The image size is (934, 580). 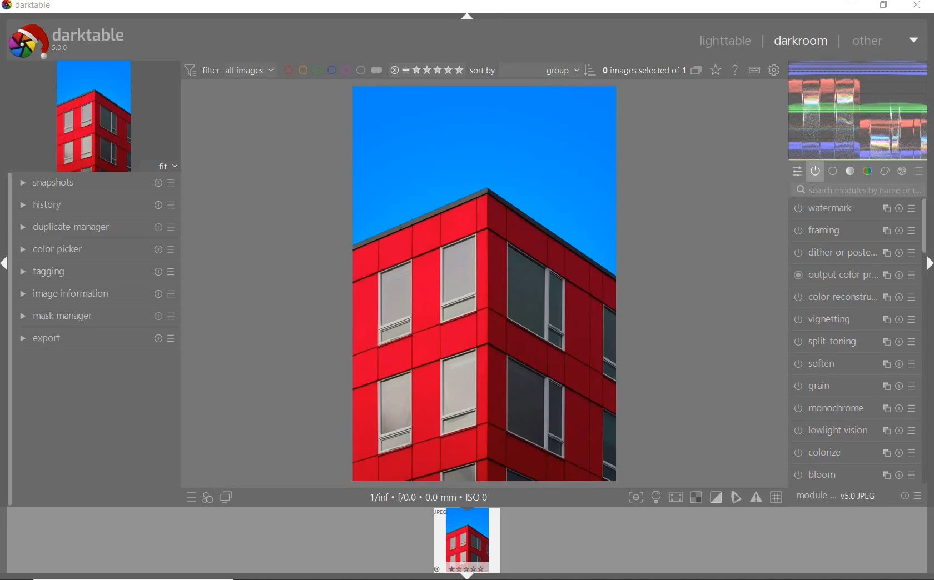 What do you see at coordinates (533, 71) in the screenshot?
I see `Sort` at bounding box center [533, 71].